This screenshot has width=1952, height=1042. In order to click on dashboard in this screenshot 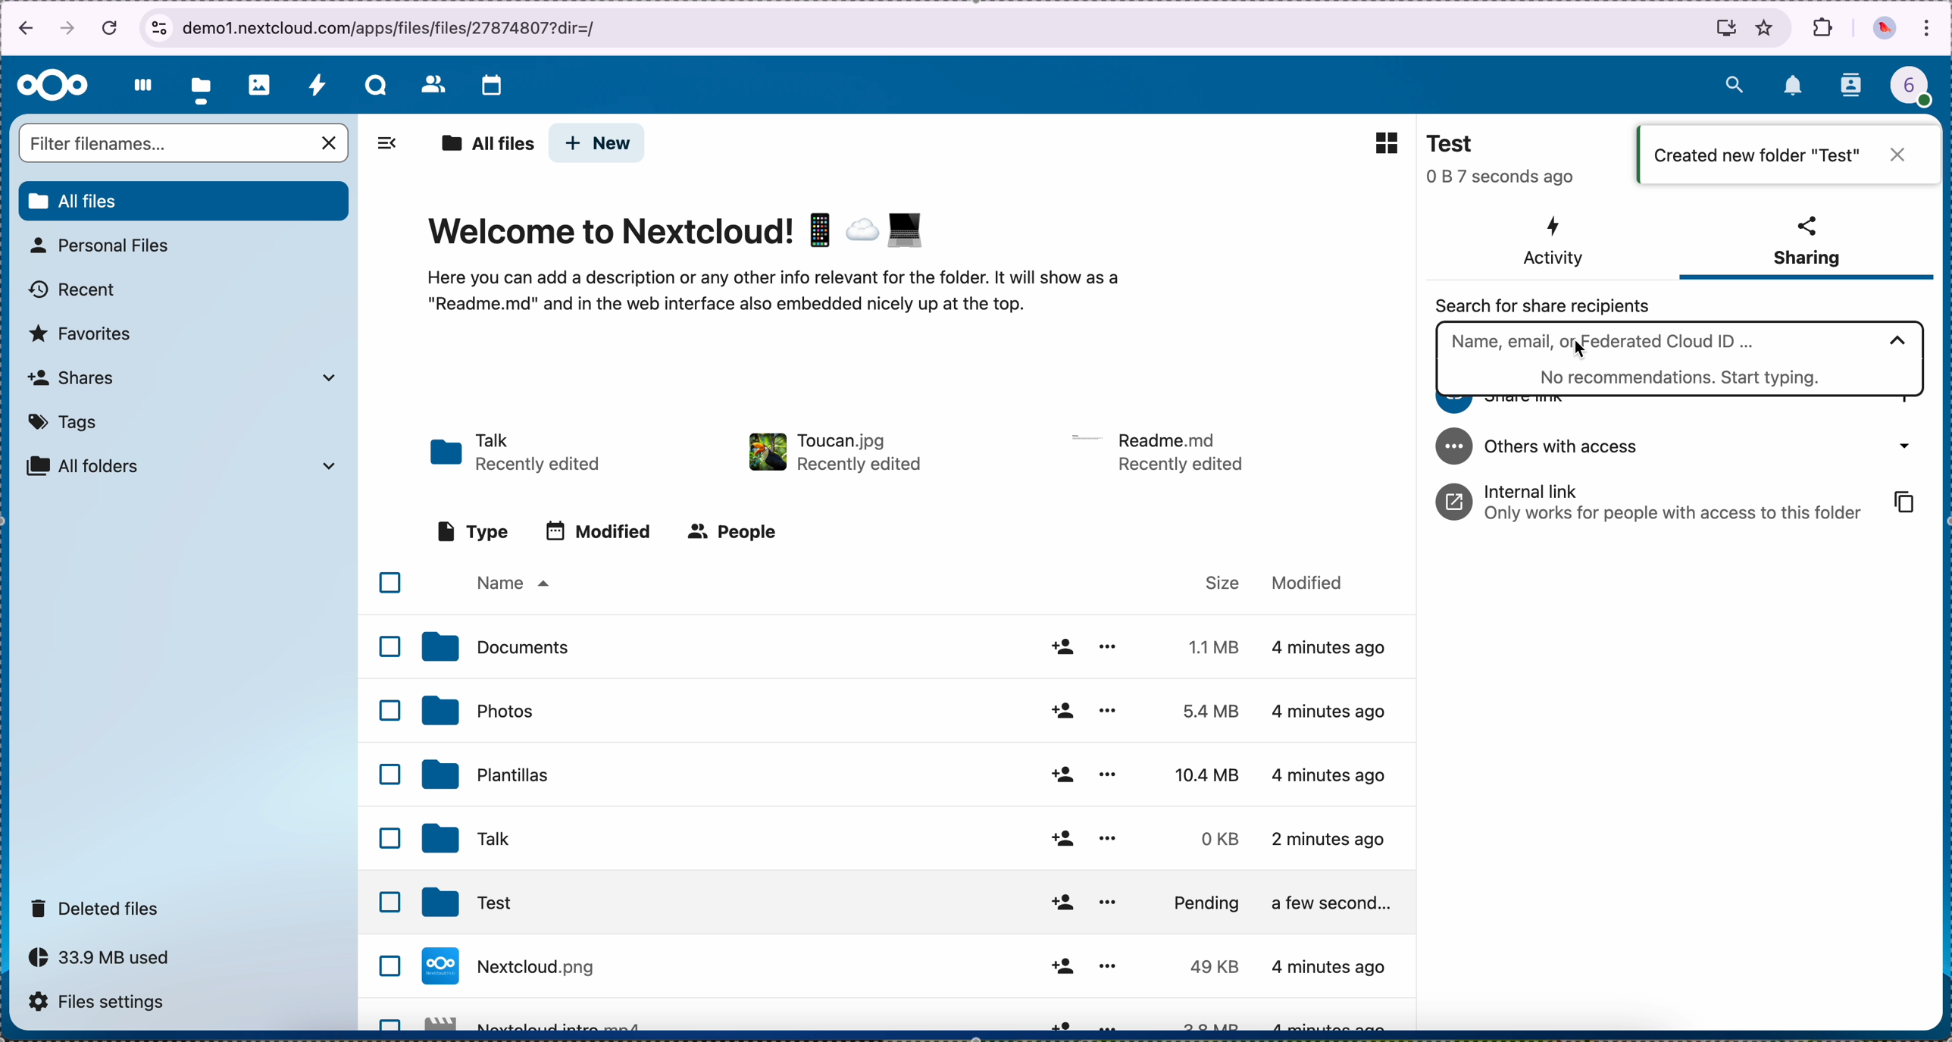, I will do `click(139, 85)`.